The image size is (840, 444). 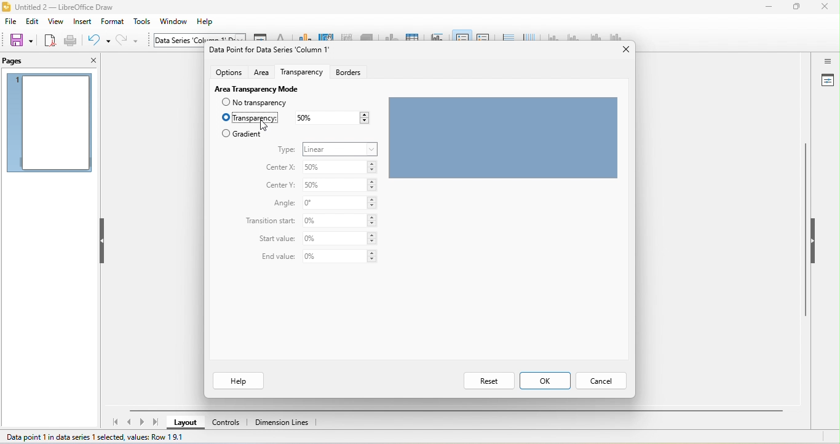 What do you see at coordinates (338, 168) in the screenshot?
I see `center x-50%` at bounding box center [338, 168].